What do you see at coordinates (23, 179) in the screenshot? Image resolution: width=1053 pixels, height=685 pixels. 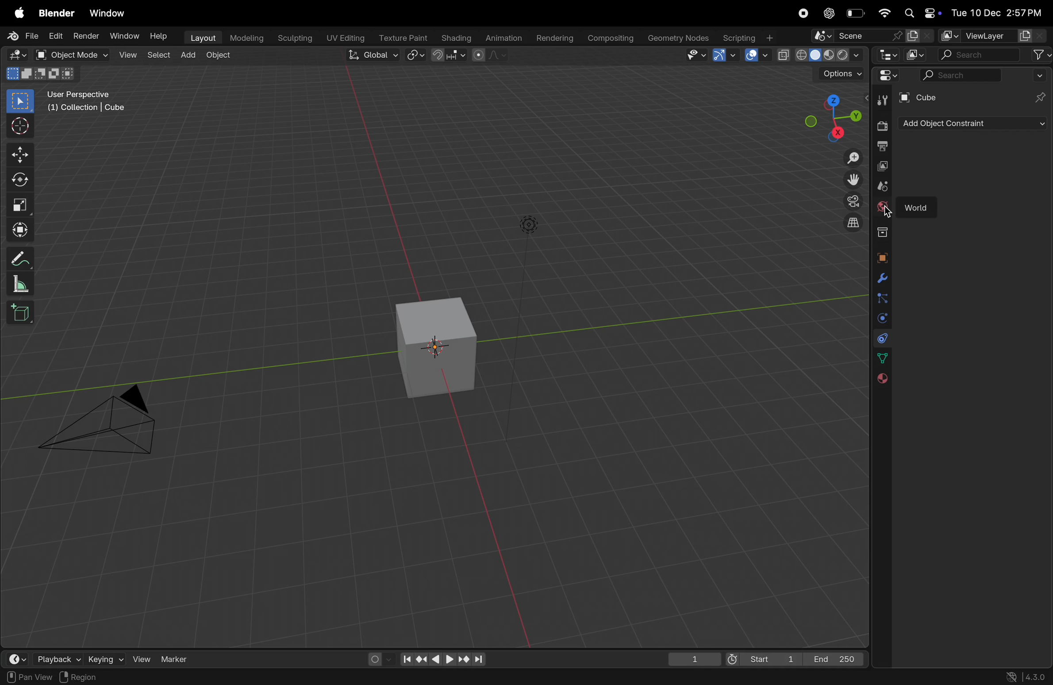 I see `rotate` at bounding box center [23, 179].